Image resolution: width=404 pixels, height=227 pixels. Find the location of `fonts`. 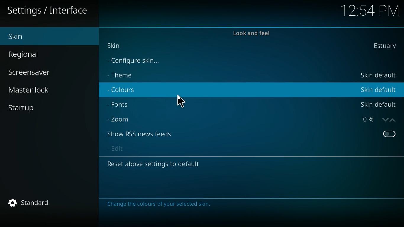

fonts is located at coordinates (123, 105).